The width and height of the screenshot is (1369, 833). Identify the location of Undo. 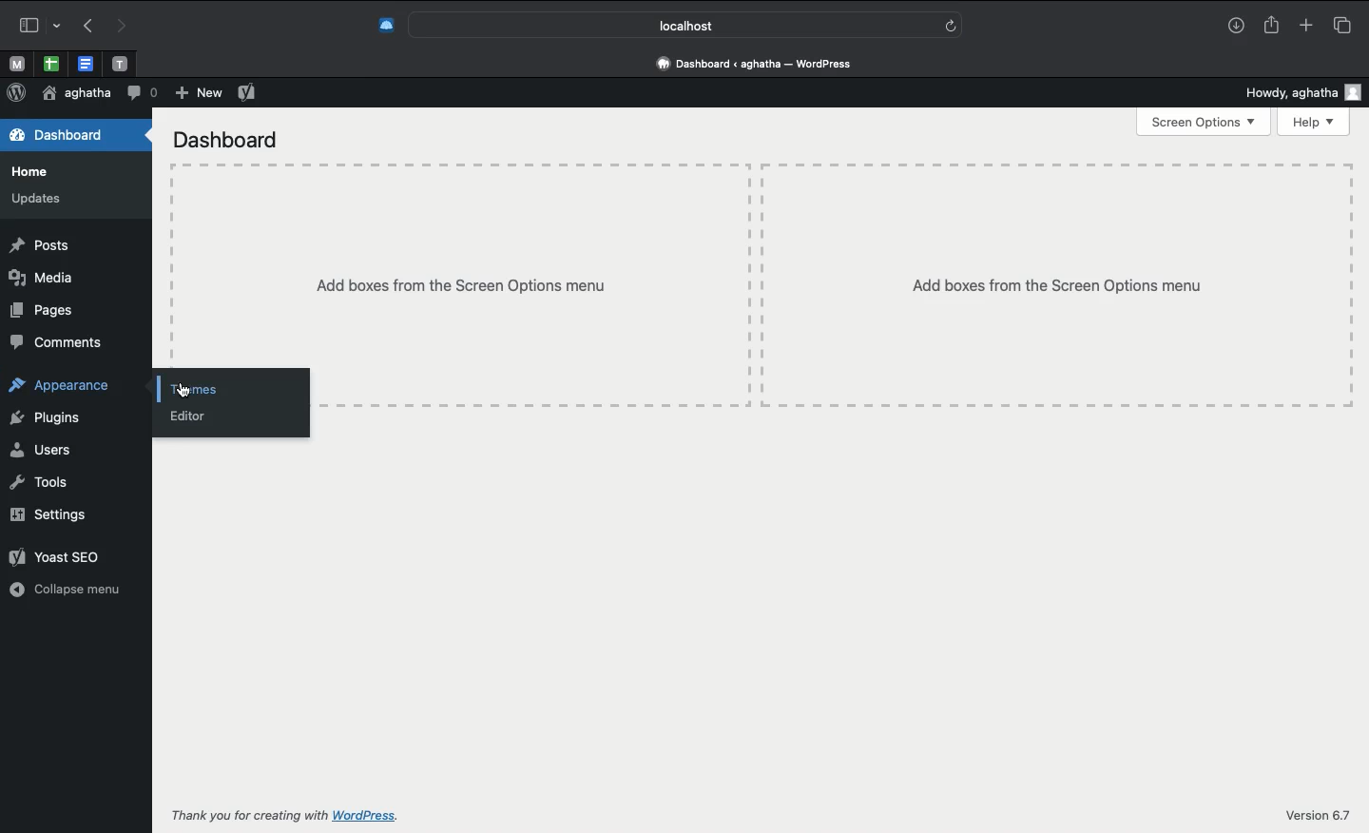
(88, 25).